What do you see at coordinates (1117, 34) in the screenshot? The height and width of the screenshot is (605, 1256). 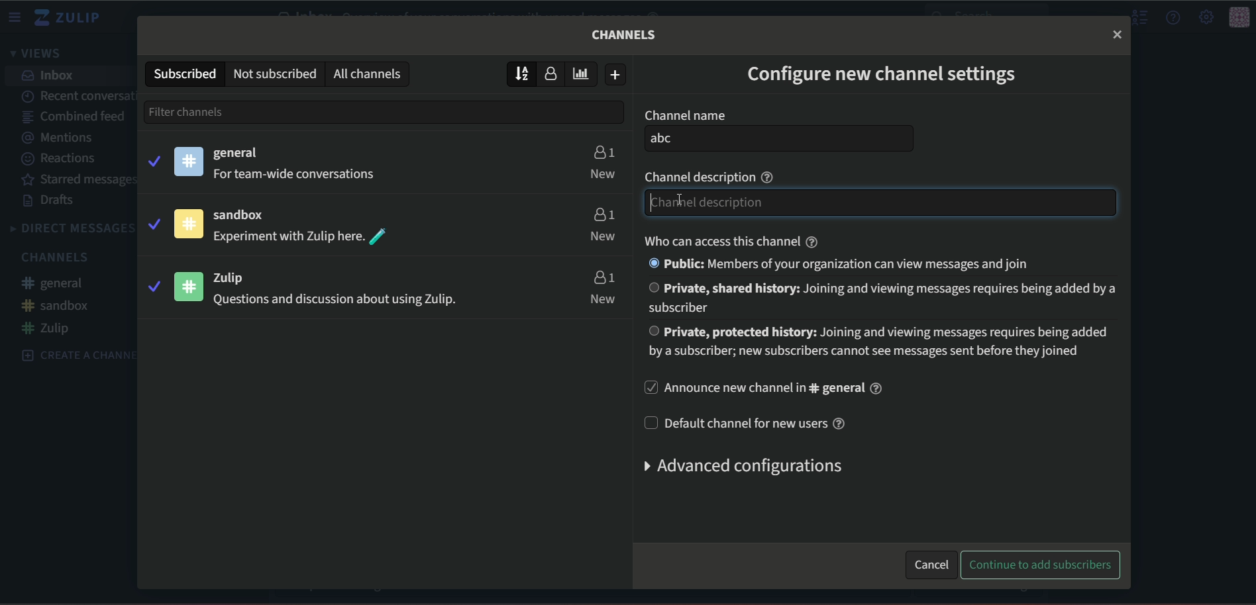 I see `close` at bounding box center [1117, 34].